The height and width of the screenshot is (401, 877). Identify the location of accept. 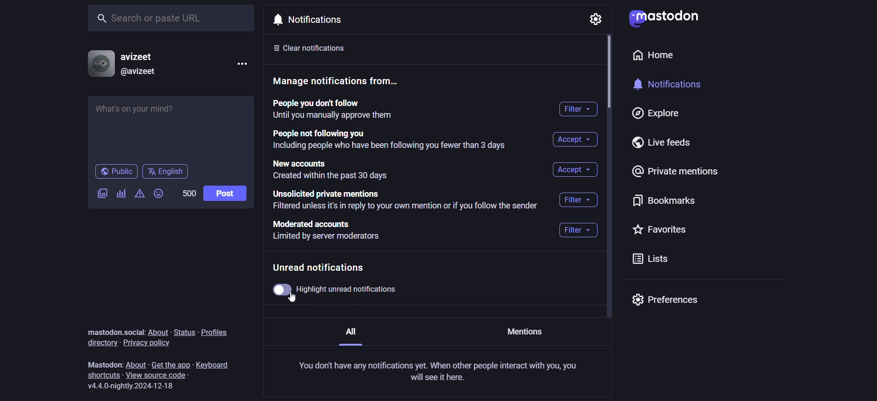
(575, 140).